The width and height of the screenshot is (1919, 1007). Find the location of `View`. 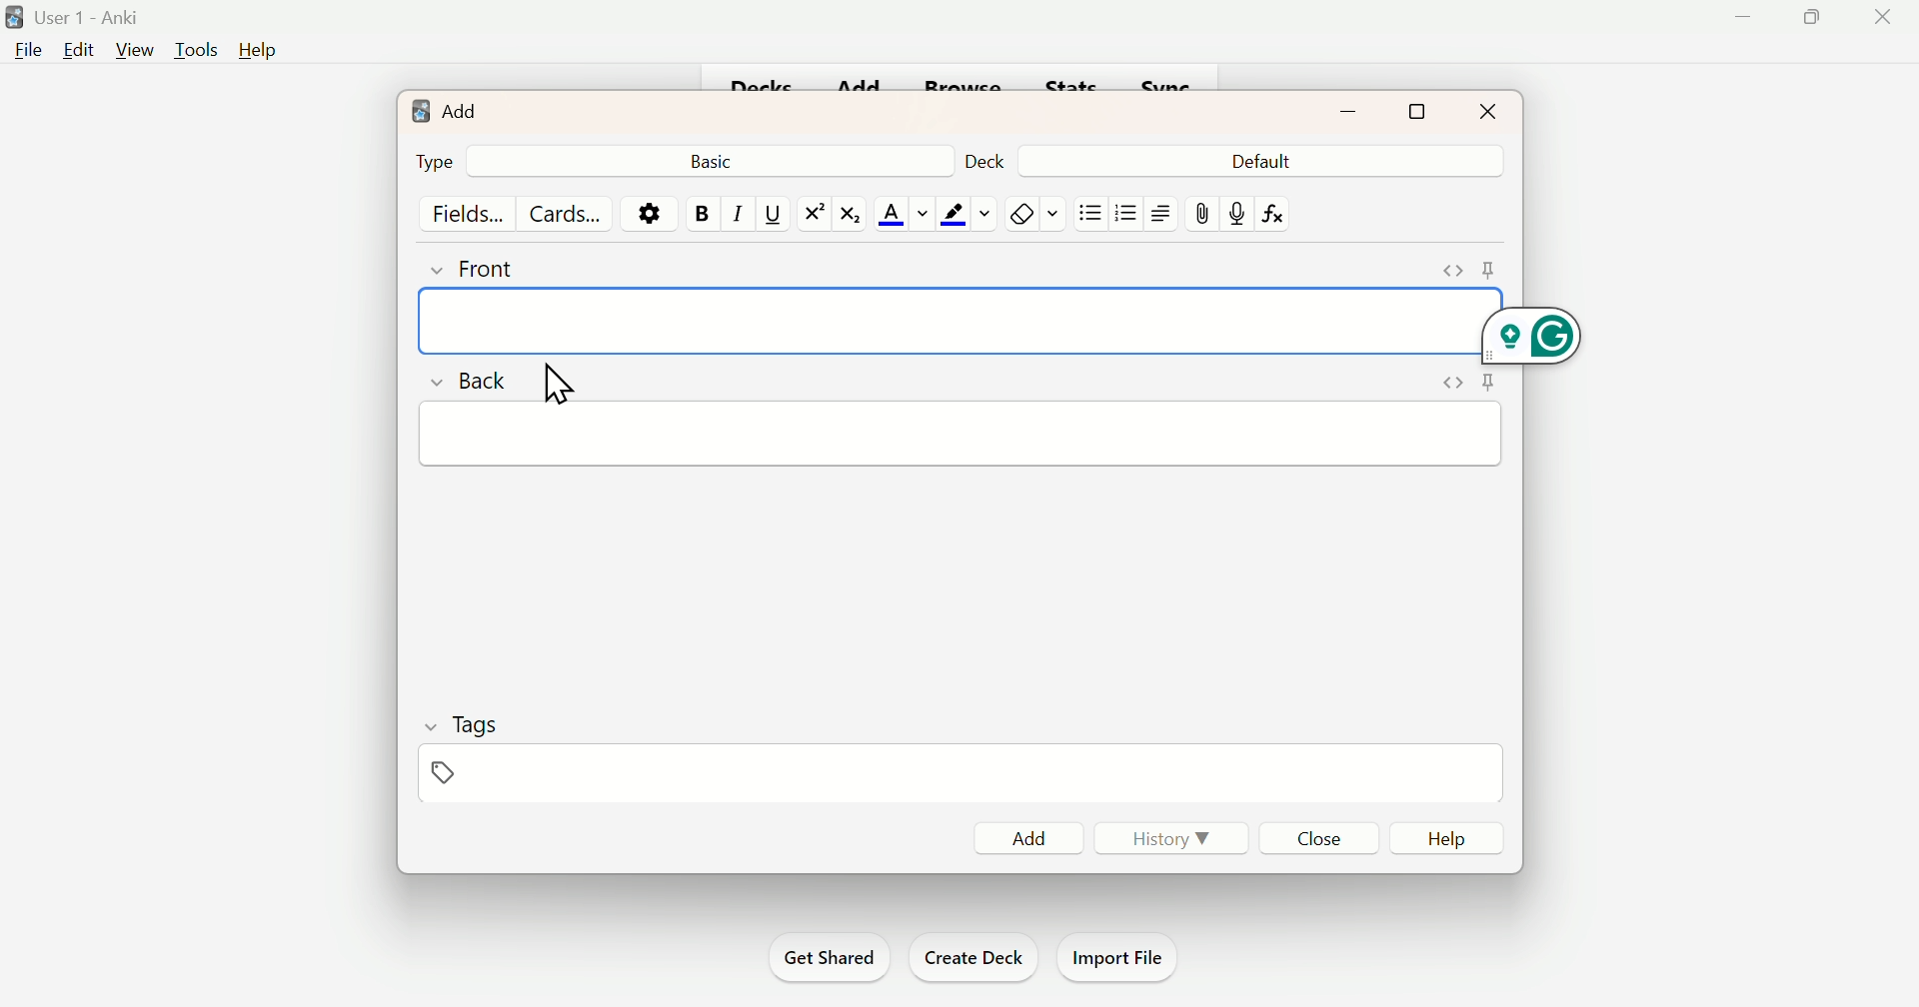

View is located at coordinates (132, 51).